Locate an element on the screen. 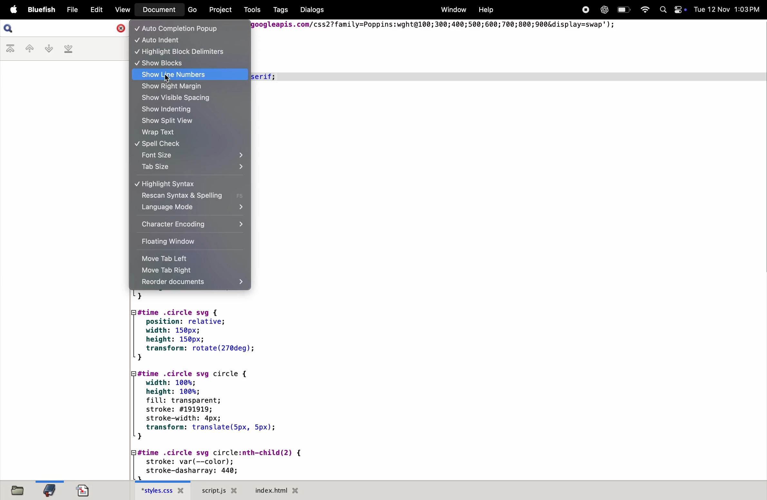 The width and height of the screenshot is (767, 500). Tags is located at coordinates (278, 10).